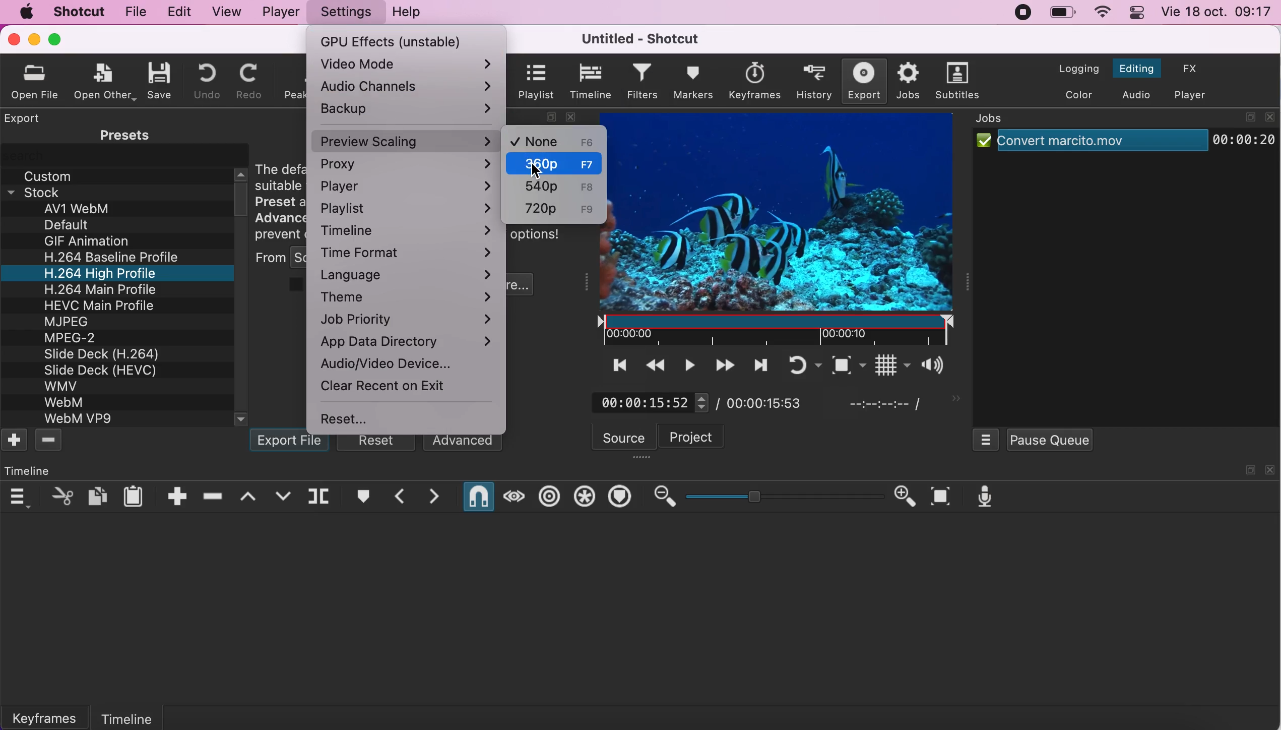 This screenshot has width=1281, height=730. I want to click on file, so click(134, 12).